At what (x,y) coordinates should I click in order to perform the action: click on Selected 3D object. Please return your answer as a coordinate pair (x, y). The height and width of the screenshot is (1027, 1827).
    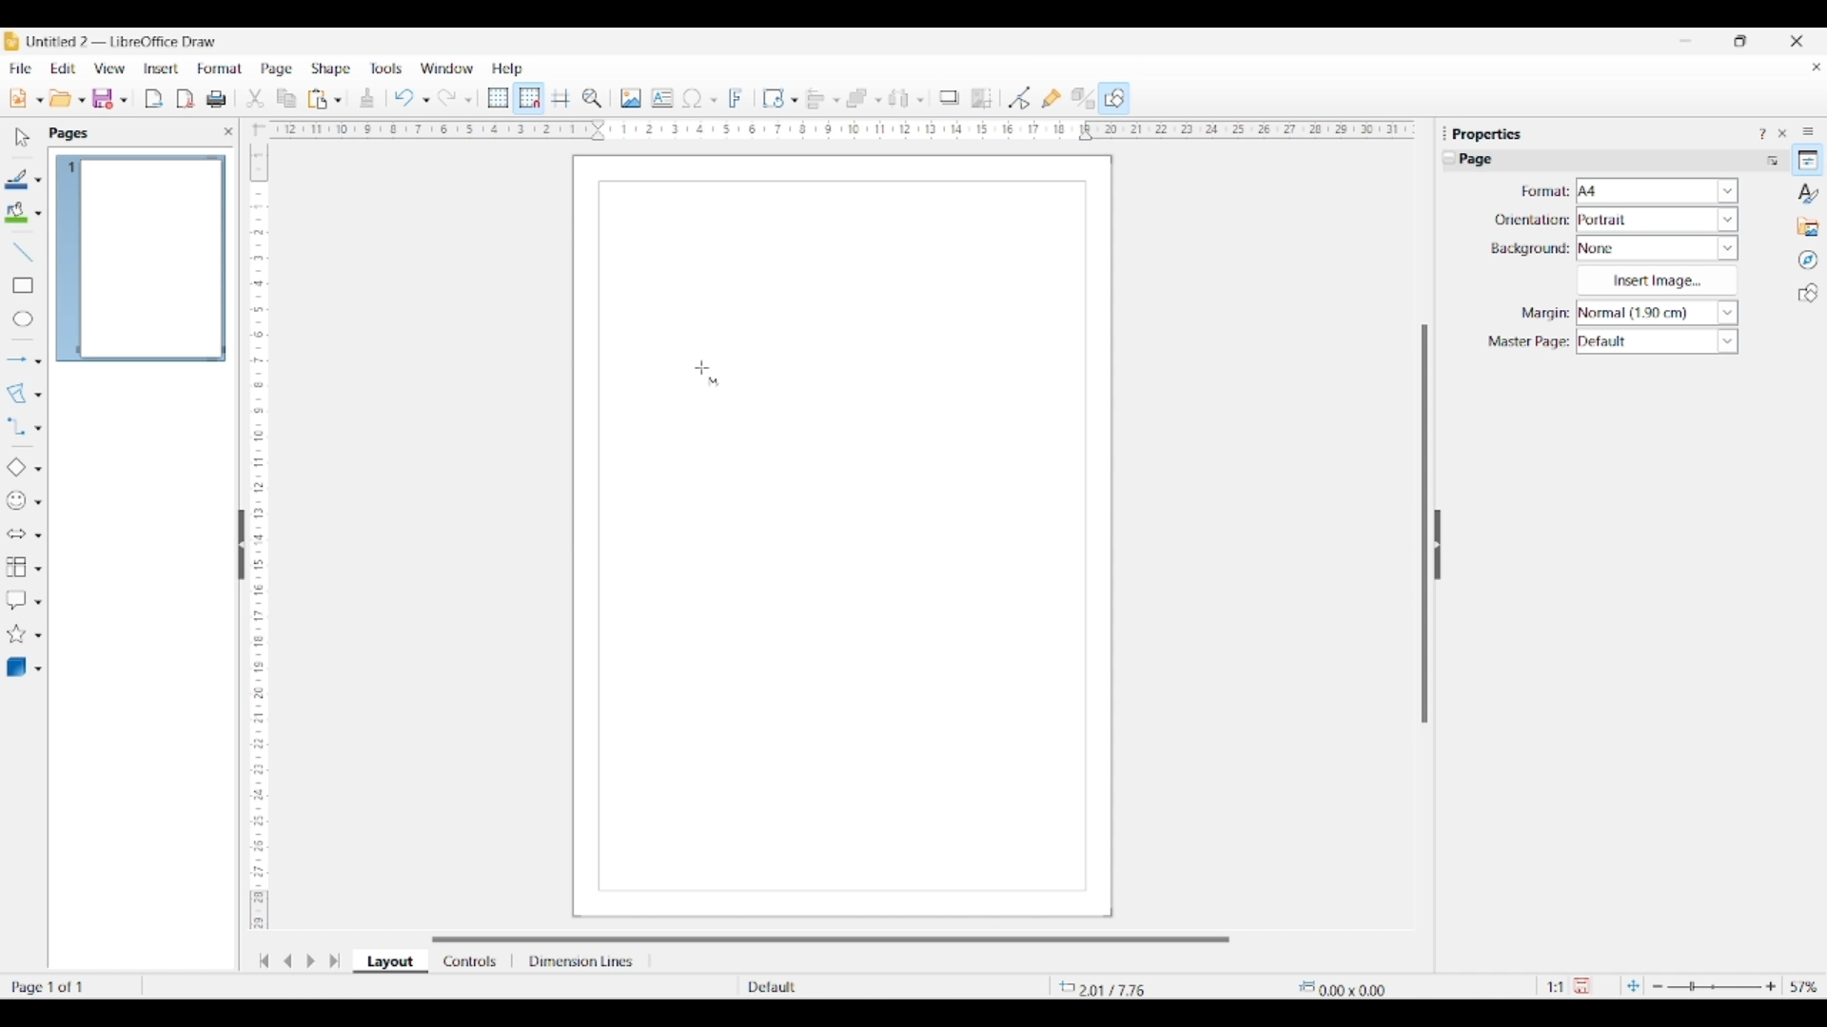
    Looking at the image, I should click on (16, 668).